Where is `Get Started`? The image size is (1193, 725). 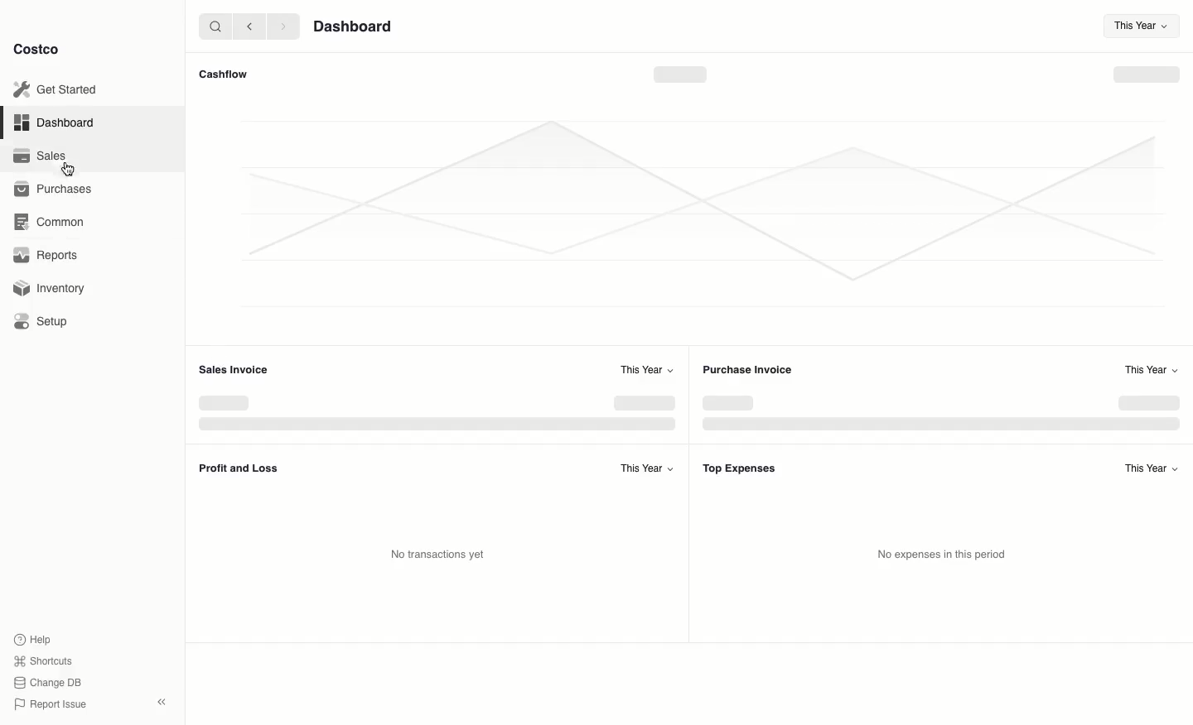
Get Started is located at coordinates (55, 89).